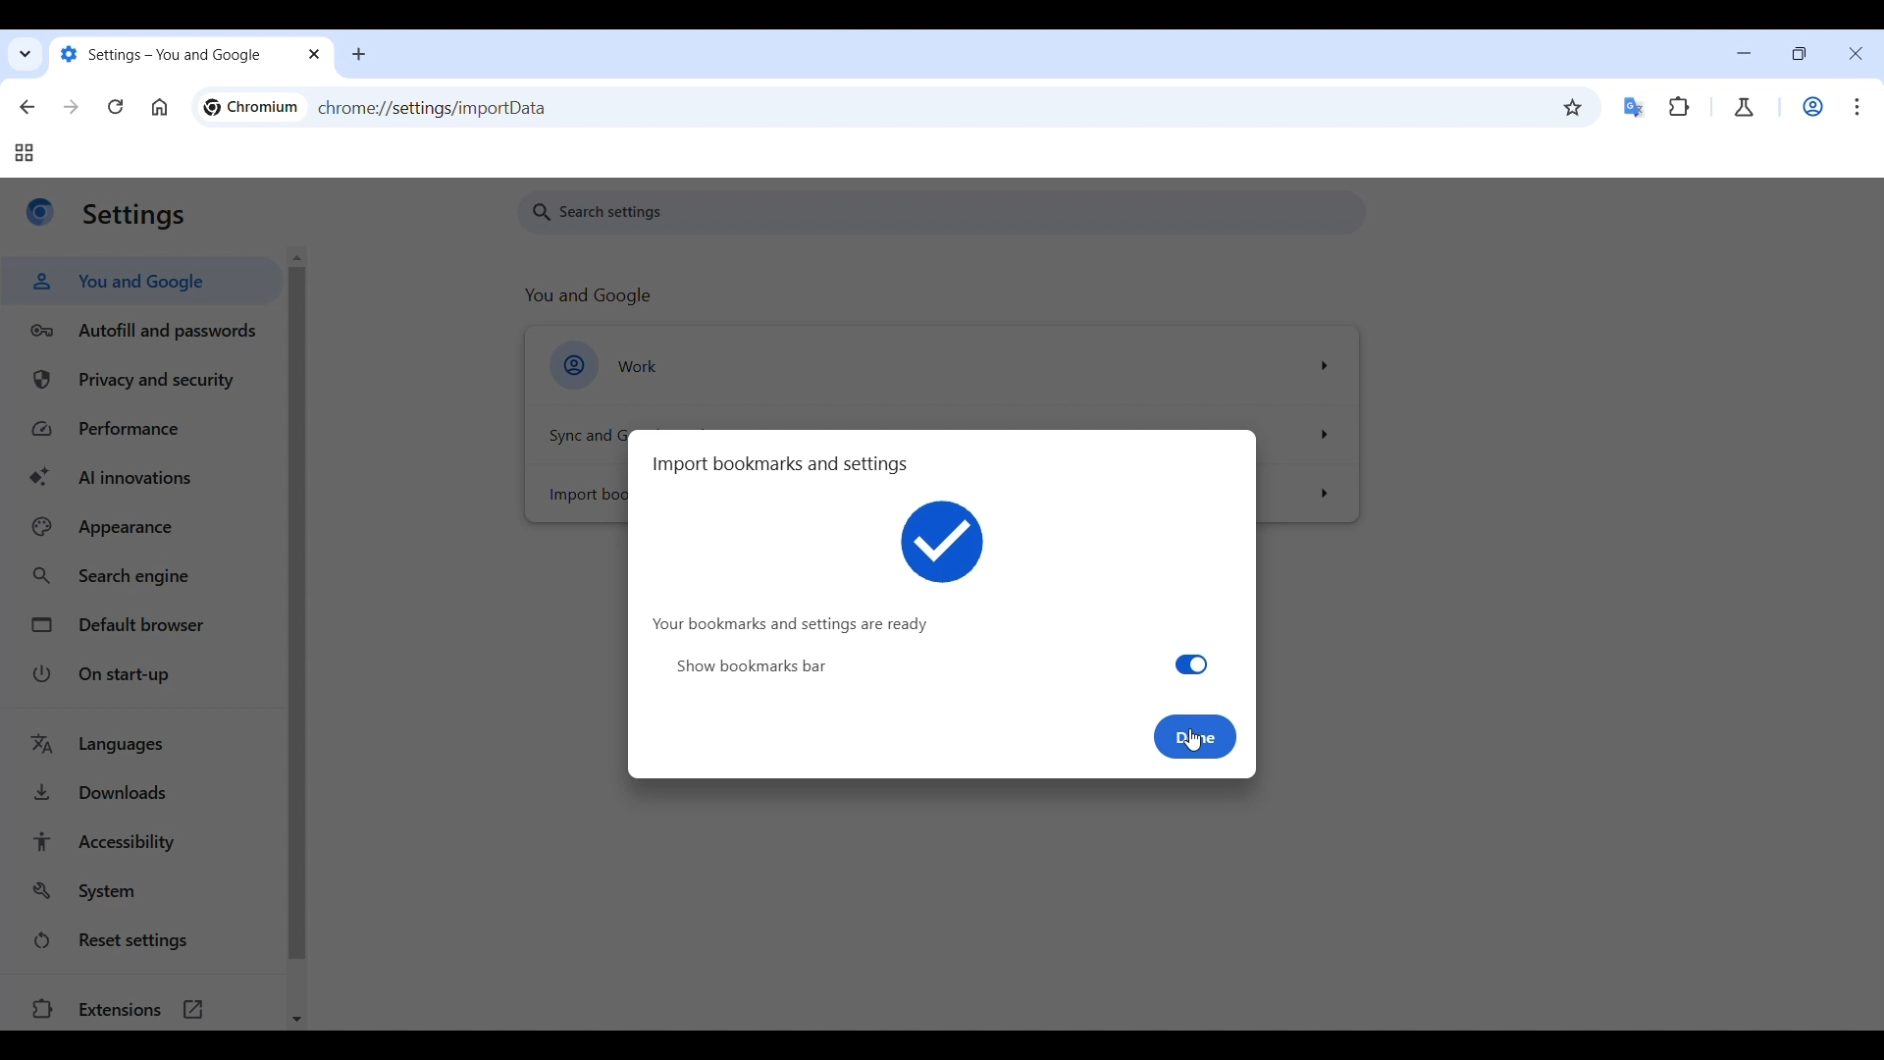 The image size is (1884, 1060). I want to click on On start-up, so click(141, 675).